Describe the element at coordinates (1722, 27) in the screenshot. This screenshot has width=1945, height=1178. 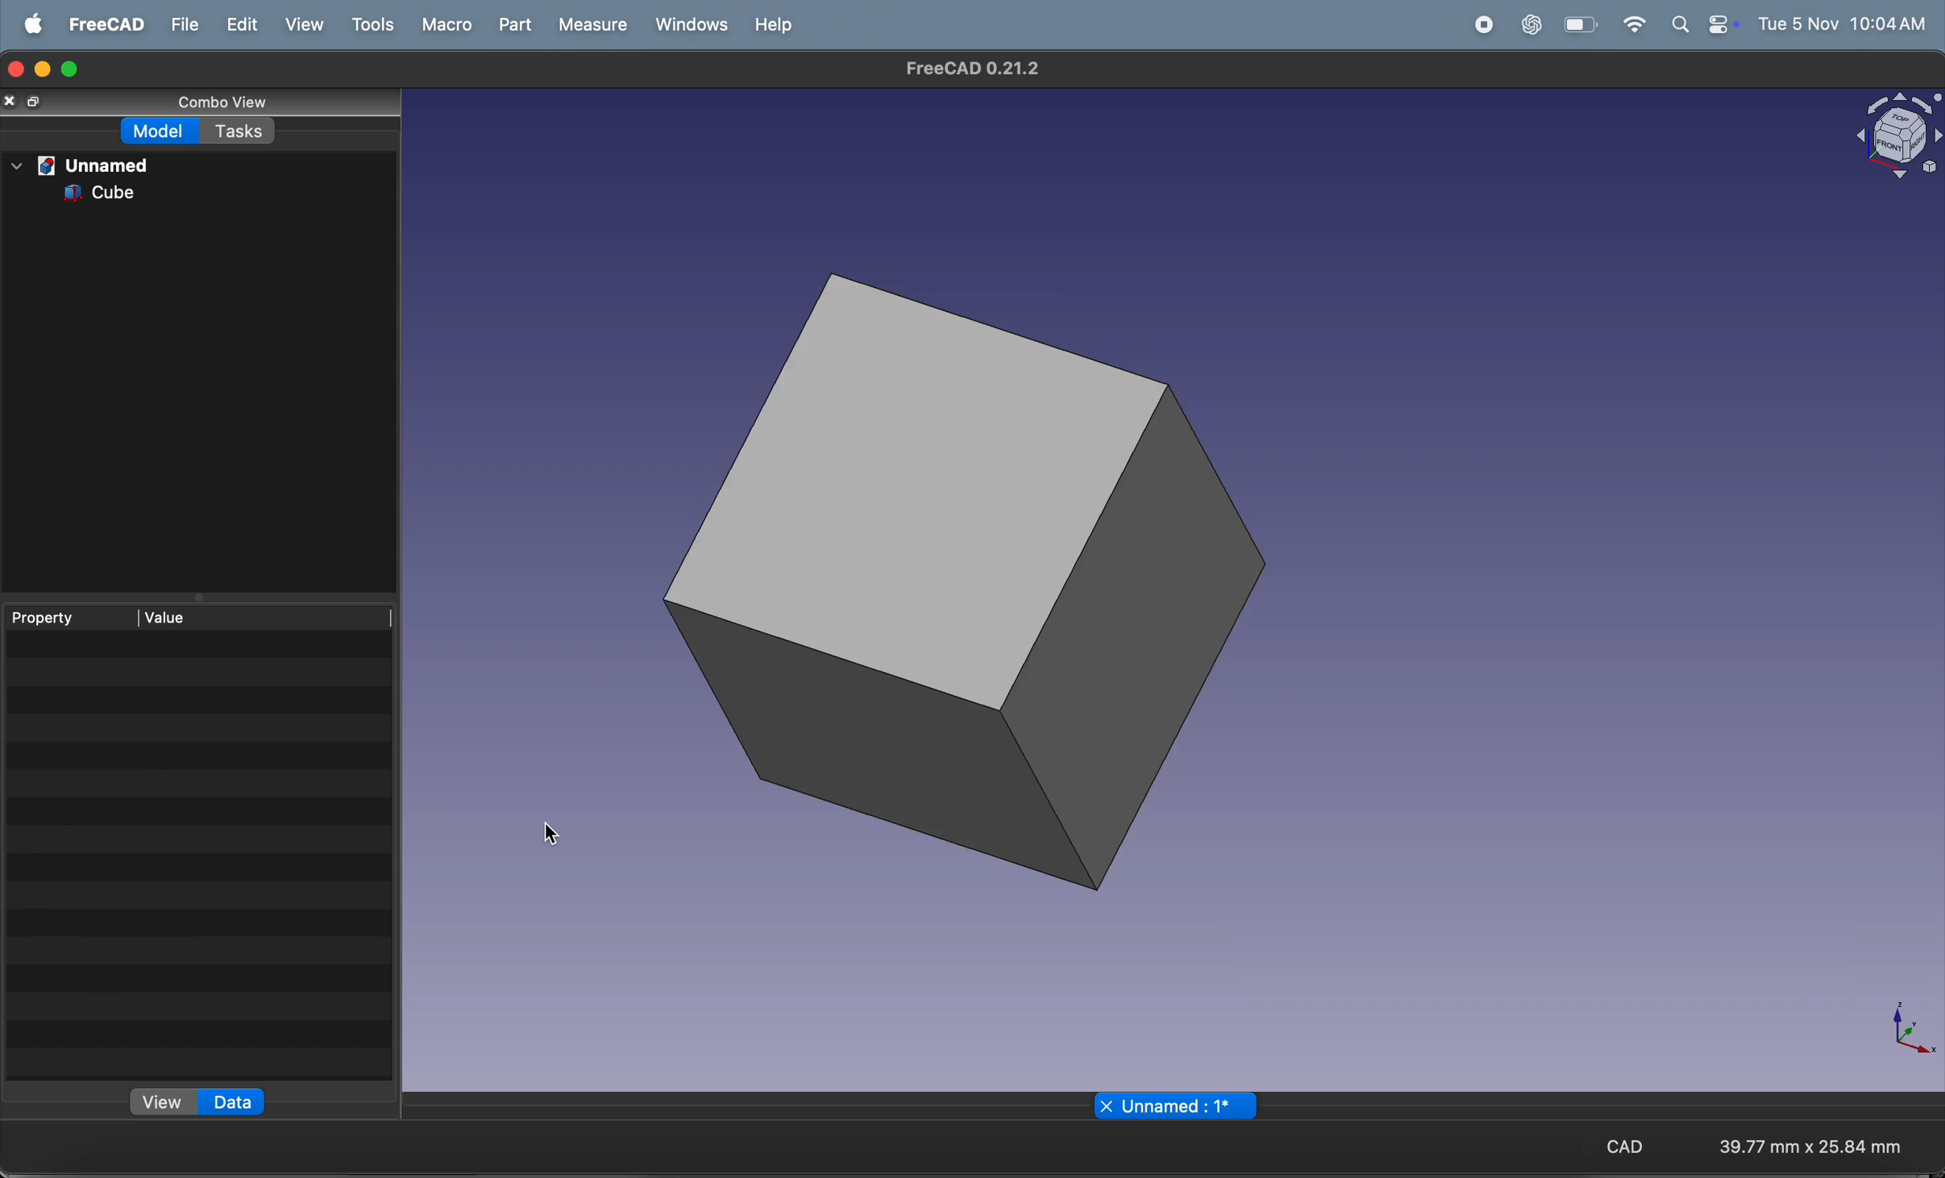
I see `battery` at that location.